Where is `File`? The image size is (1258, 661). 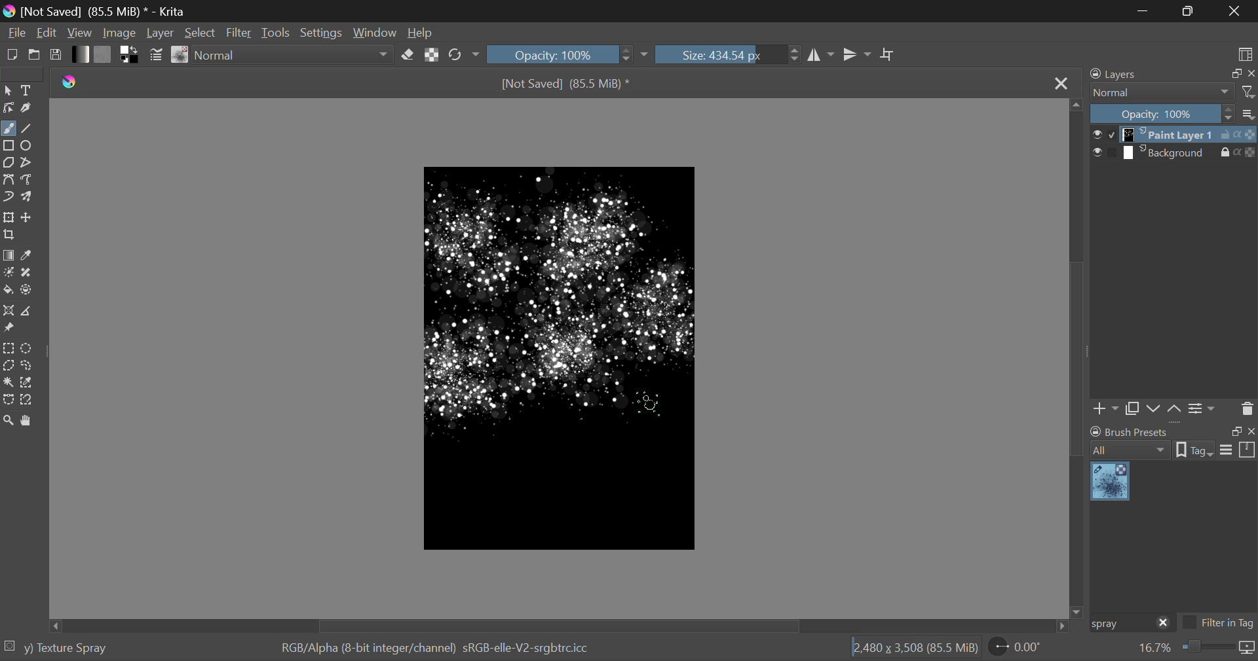
File is located at coordinates (16, 31).